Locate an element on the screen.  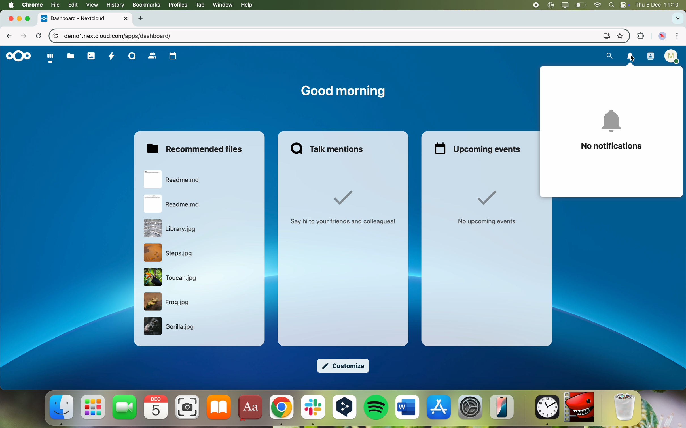
photos is located at coordinates (92, 56).